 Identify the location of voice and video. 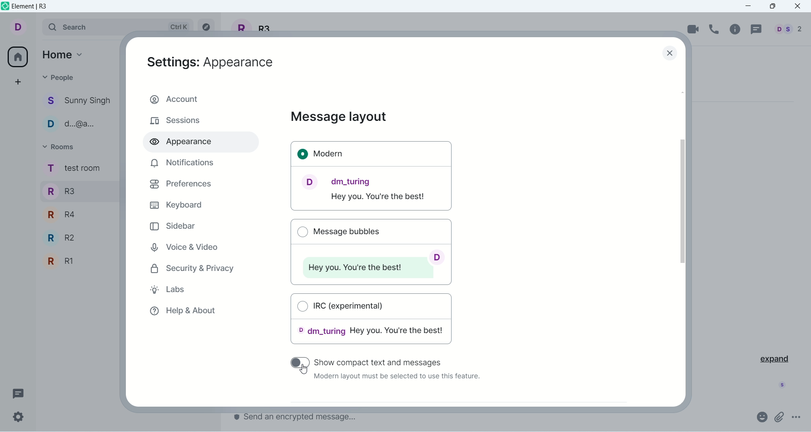
(183, 246).